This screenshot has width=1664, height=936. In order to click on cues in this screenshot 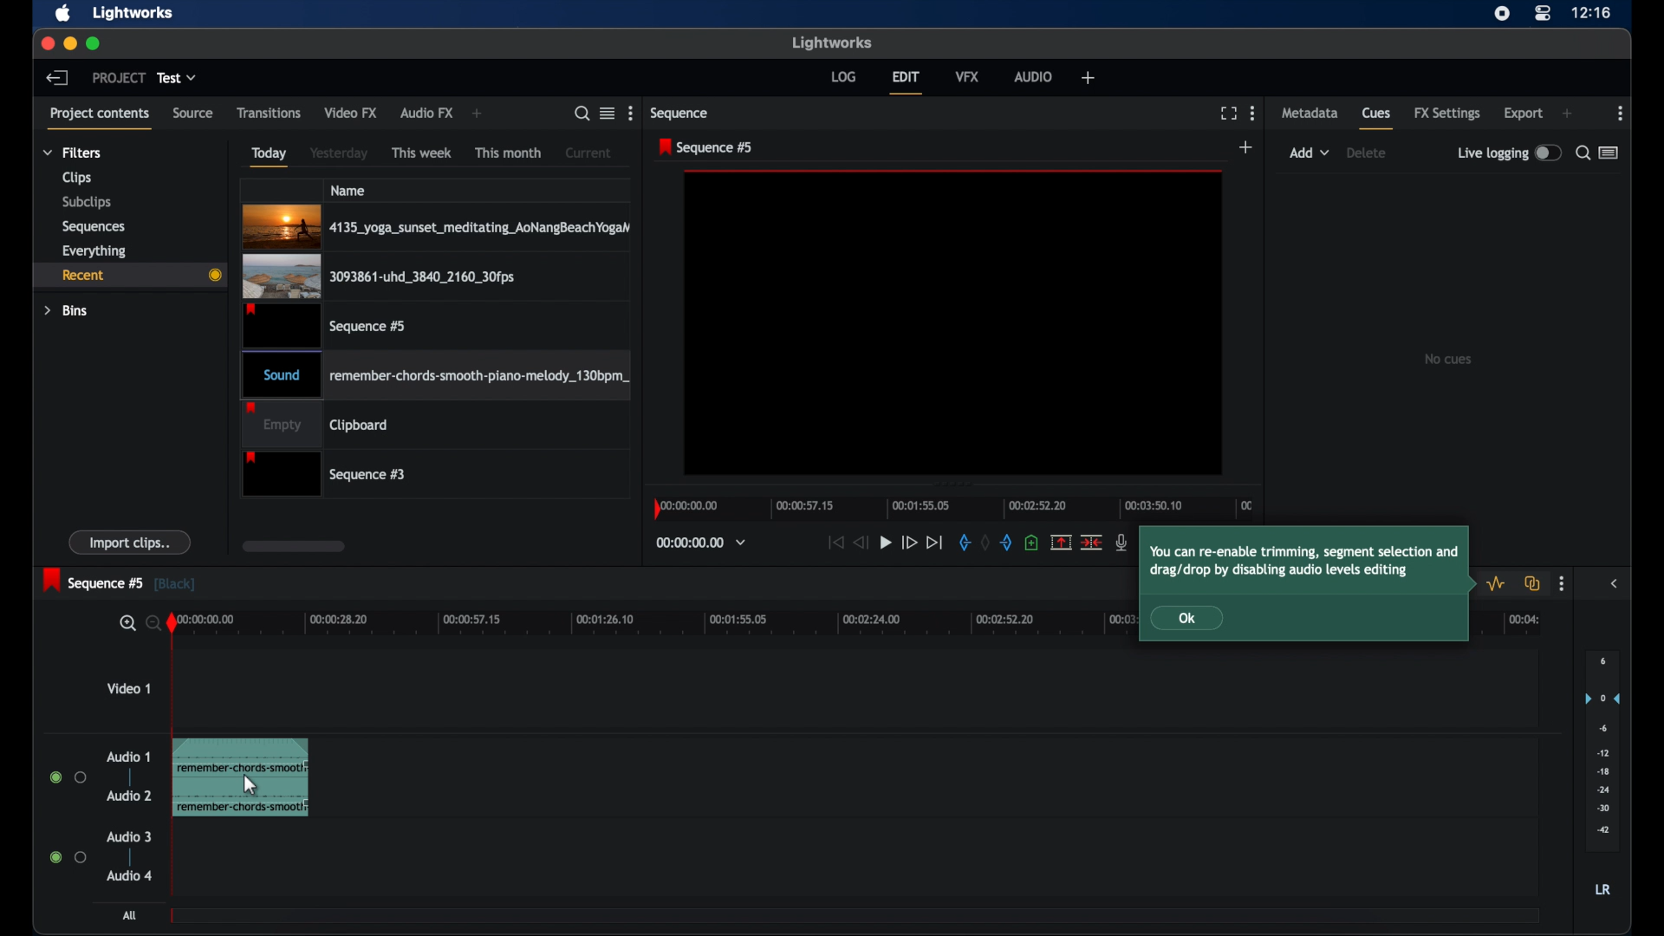, I will do `click(1378, 120)`.